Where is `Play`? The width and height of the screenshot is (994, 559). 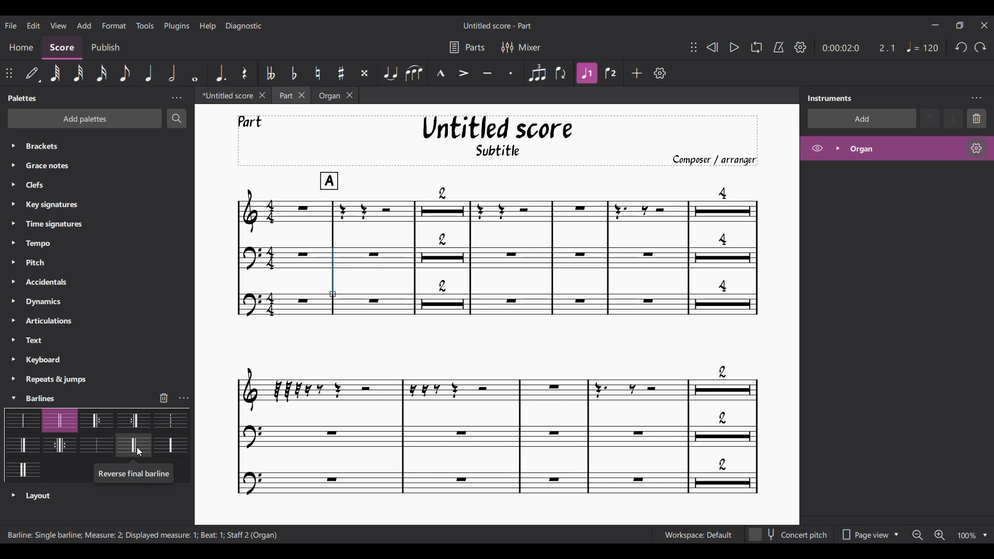
Play is located at coordinates (734, 47).